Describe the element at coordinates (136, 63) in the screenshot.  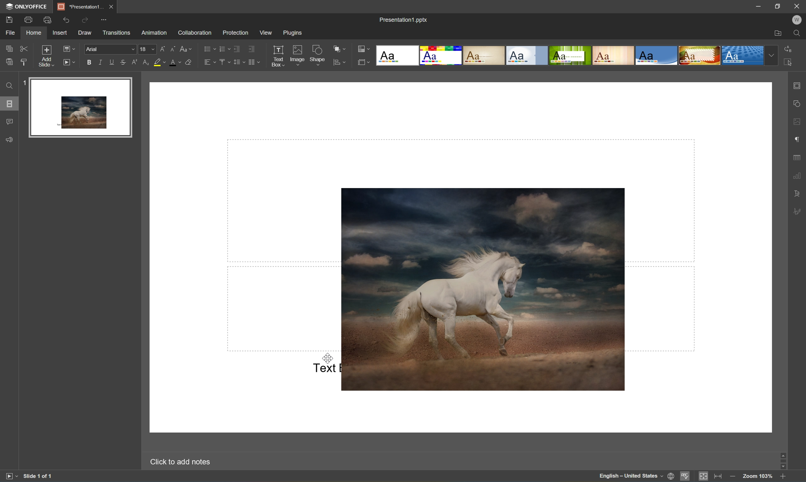
I see `Subscript` at that location.